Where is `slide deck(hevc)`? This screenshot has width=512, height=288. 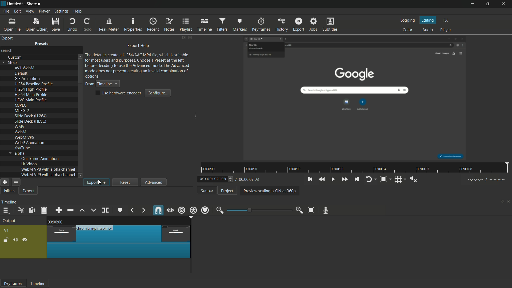
slide deck(hevc) is located at coordinates (31, 121).